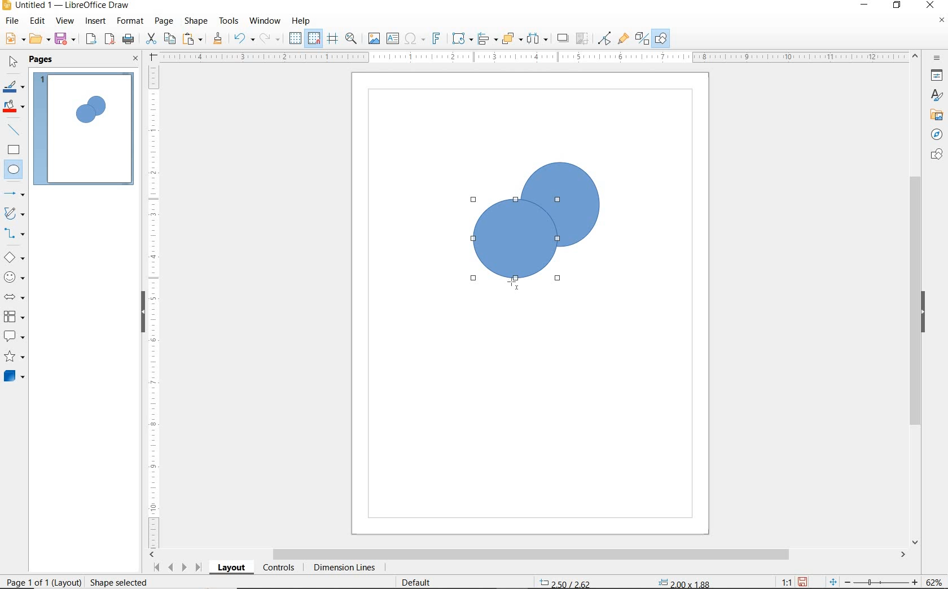 The height and width of the screenshot is (589, 948). What do you see at coordinates (135, 59) in the screenshot?
I see `CLOSE` at bounding box center [135, 59].